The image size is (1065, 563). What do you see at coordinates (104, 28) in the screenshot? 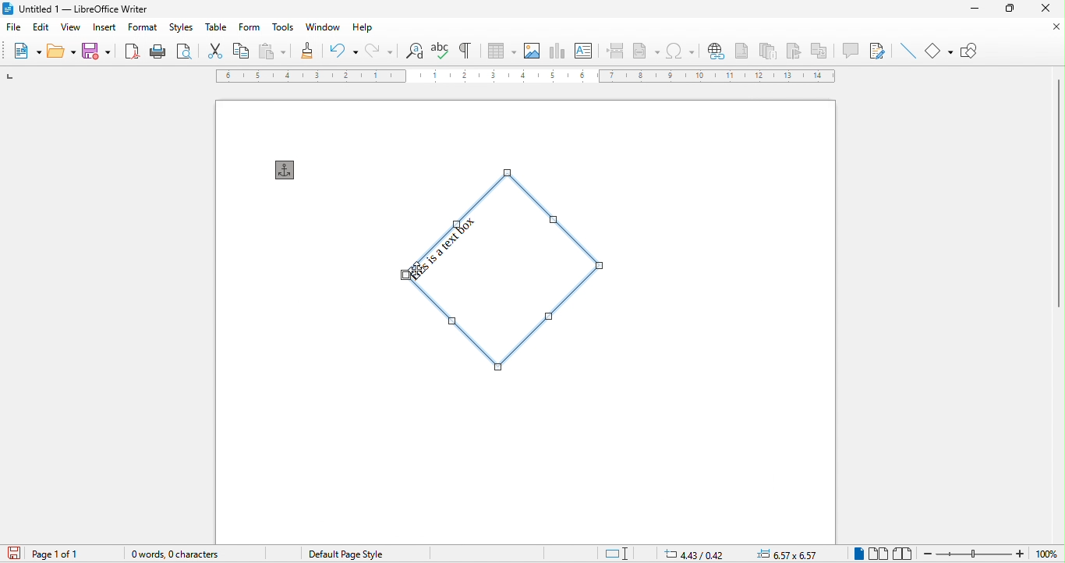
I see `insert` at bounding box center [104, 28].